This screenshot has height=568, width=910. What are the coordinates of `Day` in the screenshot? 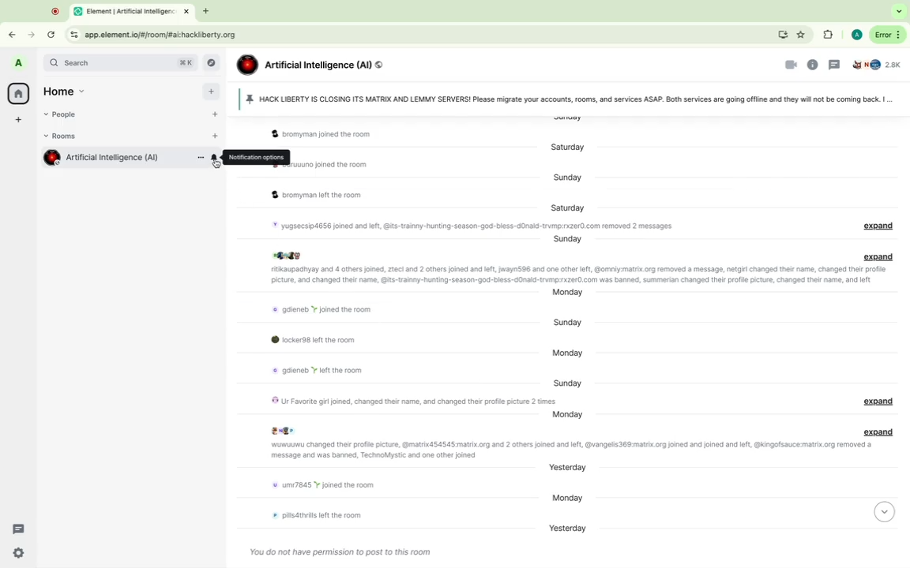 It's located at (570, 206).